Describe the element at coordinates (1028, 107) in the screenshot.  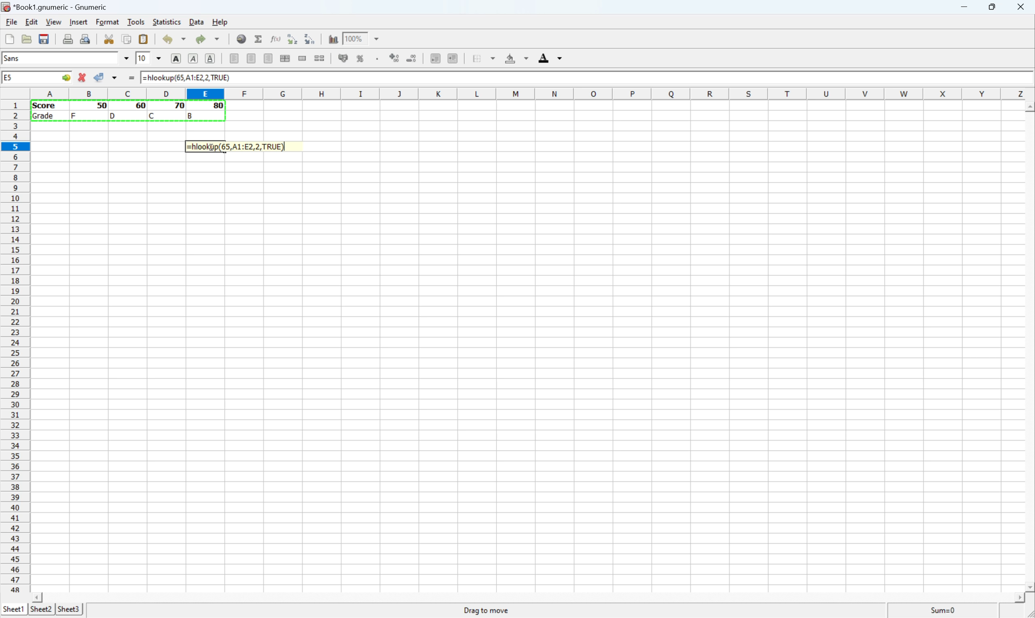
I see `Scroll Up` at that location.